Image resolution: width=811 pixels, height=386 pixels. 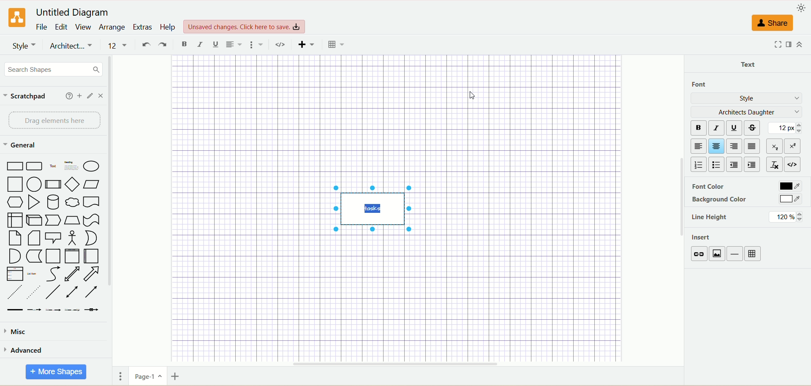 I want to click on Arrow, so click(x=92, y=274).